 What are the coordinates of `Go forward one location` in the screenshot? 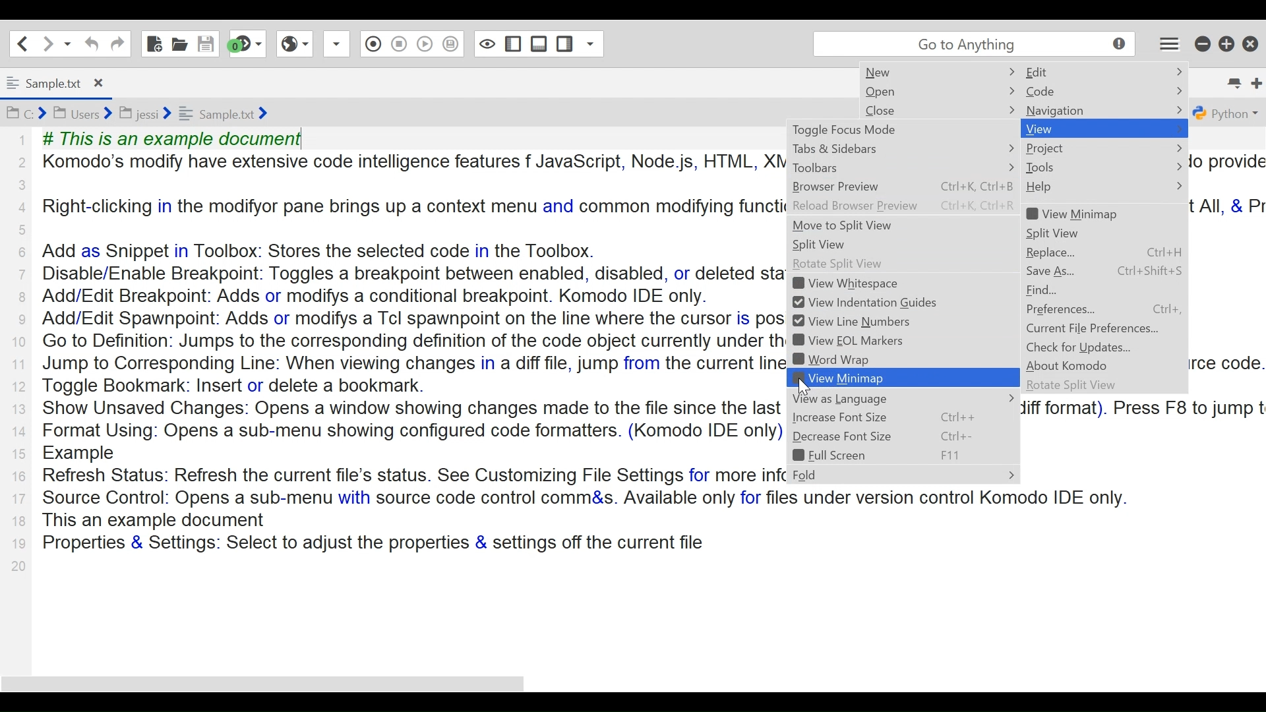 It's located at (47, 42).